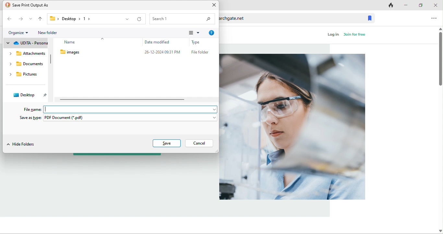 The image size is (443, 234). I want to click on vertical scroll bar, so click(51, 59).